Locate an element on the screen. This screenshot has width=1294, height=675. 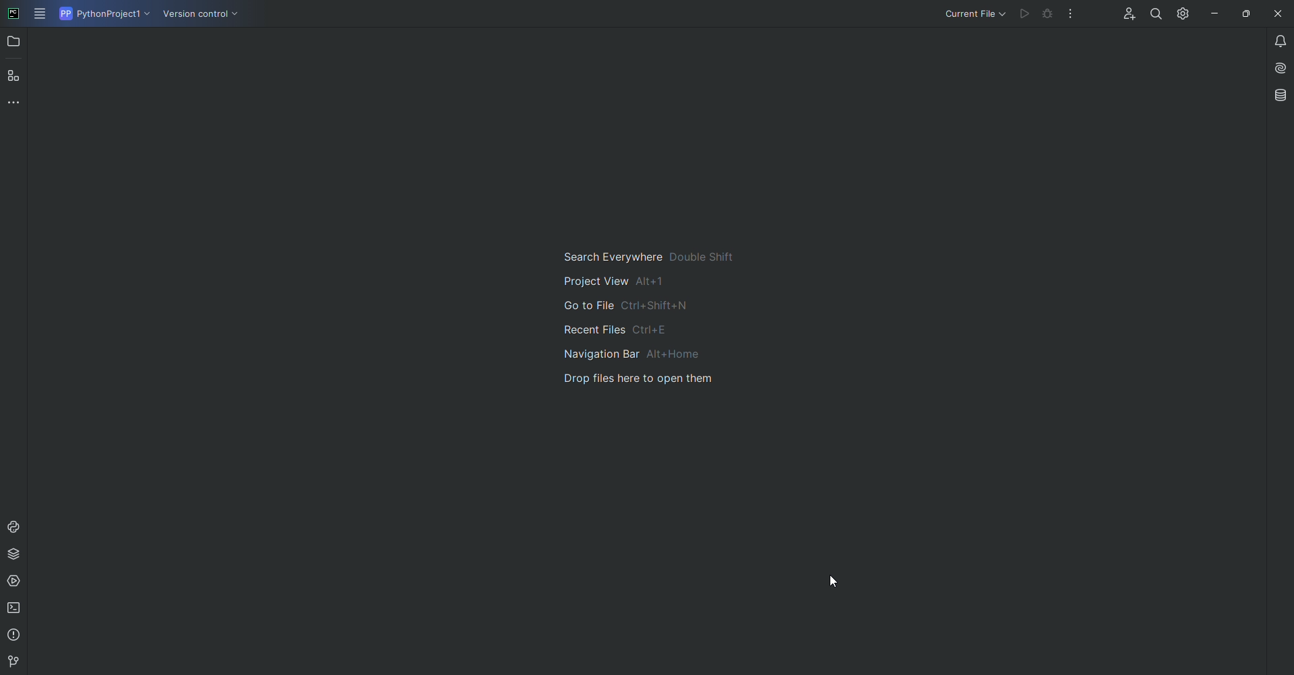
debug is located at coordinates (1049, 15).